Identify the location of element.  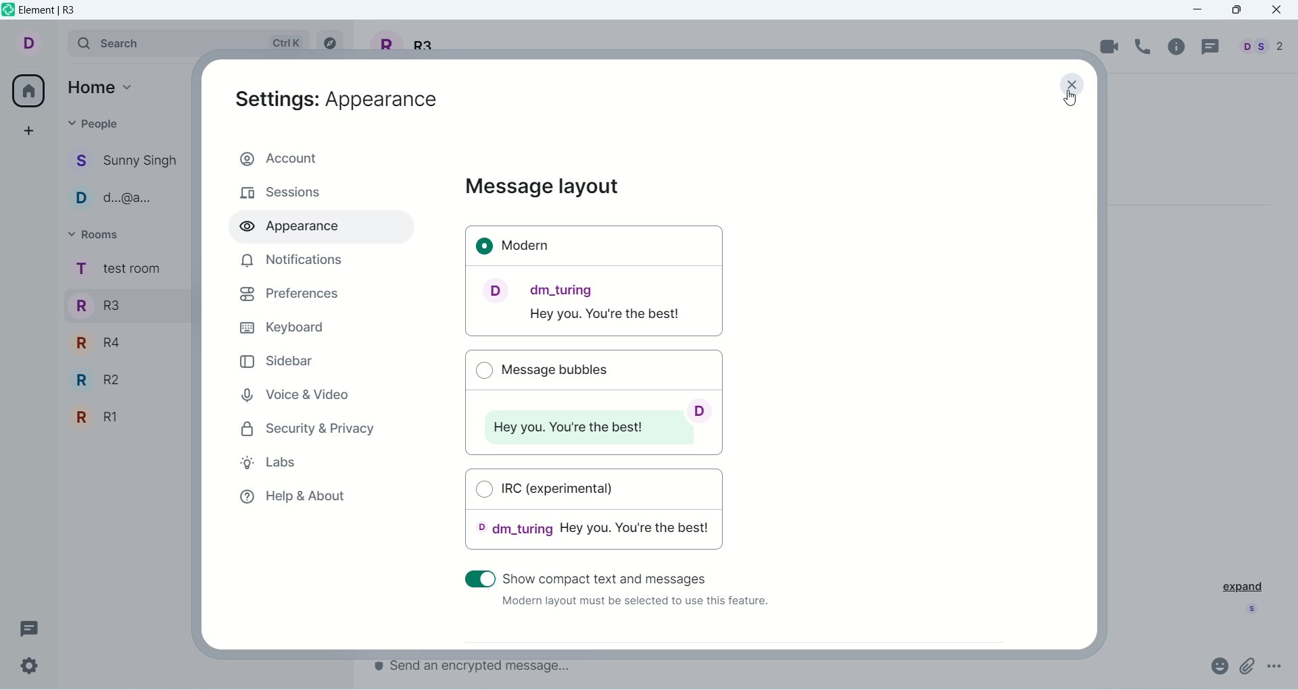
(51, 11).